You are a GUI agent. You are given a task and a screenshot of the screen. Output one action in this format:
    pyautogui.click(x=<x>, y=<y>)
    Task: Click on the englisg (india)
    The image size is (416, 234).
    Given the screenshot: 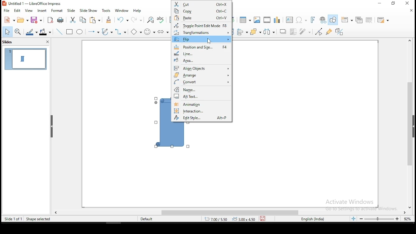 What is the action you would take?
    pyautogui.click(x=310, y=219)
    